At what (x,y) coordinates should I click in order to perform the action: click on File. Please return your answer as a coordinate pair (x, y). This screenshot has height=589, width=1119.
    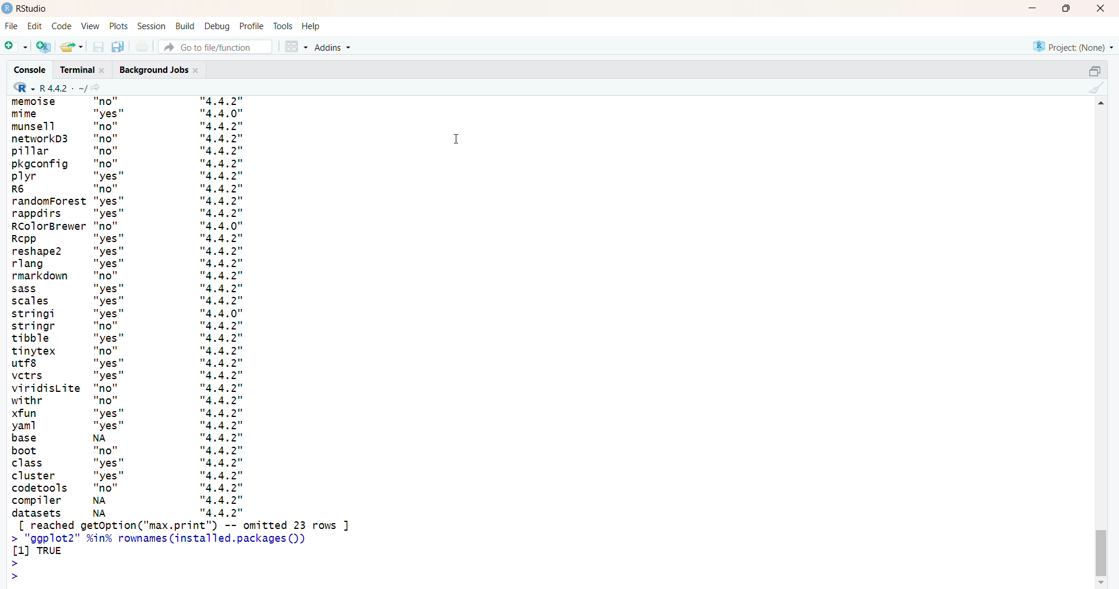
    Looking at the image, I should click on (9, 27).